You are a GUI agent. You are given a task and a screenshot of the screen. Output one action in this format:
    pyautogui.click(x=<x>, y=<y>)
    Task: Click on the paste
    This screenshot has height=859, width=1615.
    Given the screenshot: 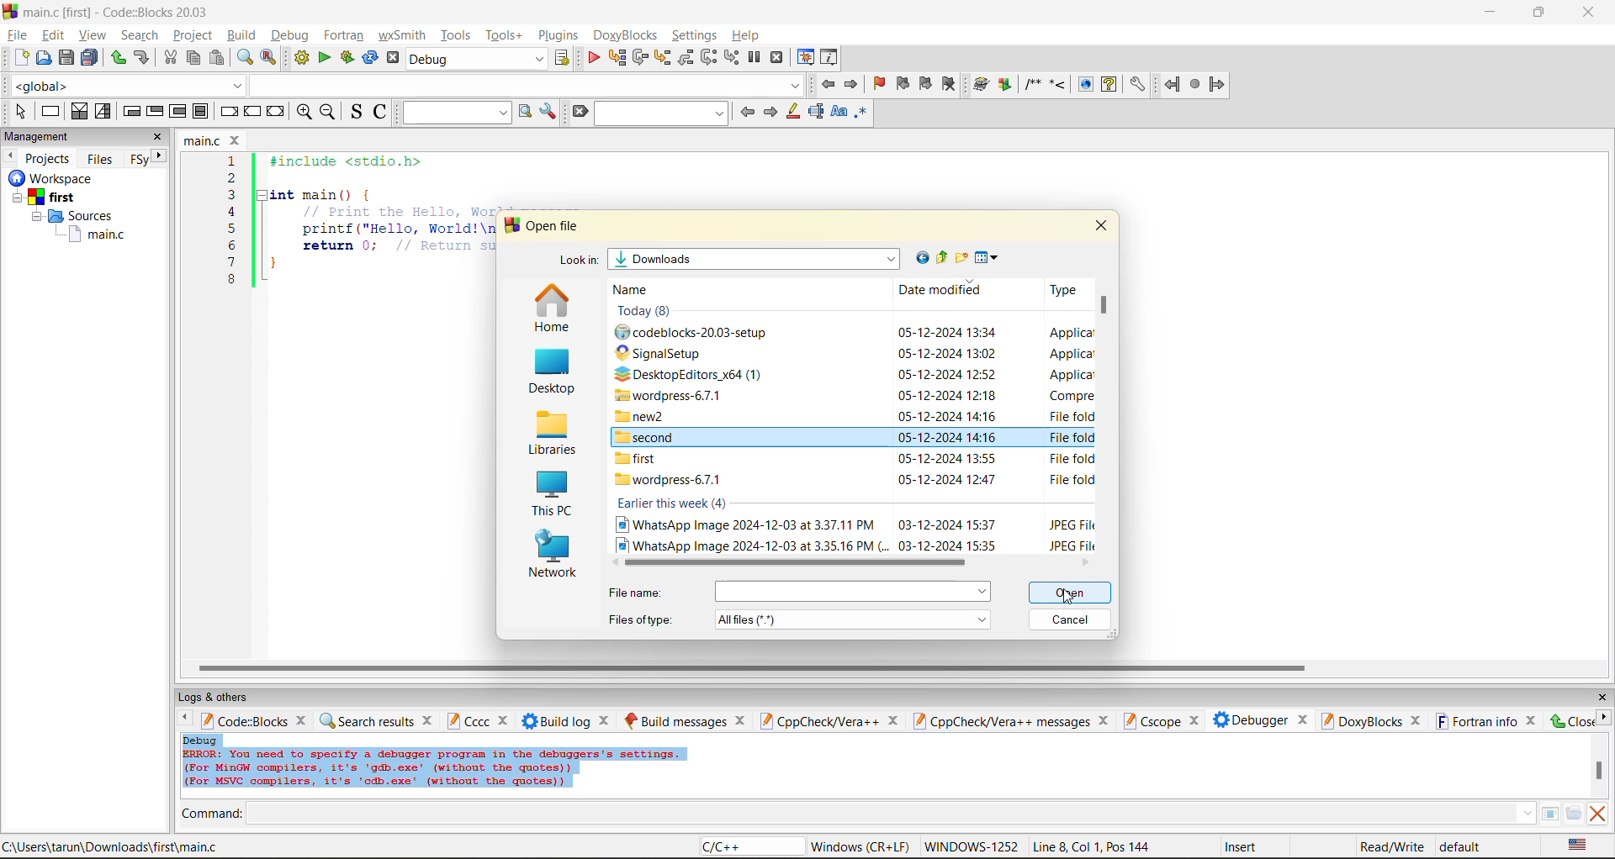 What is the action you would take?
    pyautogui.click(x=217, y=58)
    